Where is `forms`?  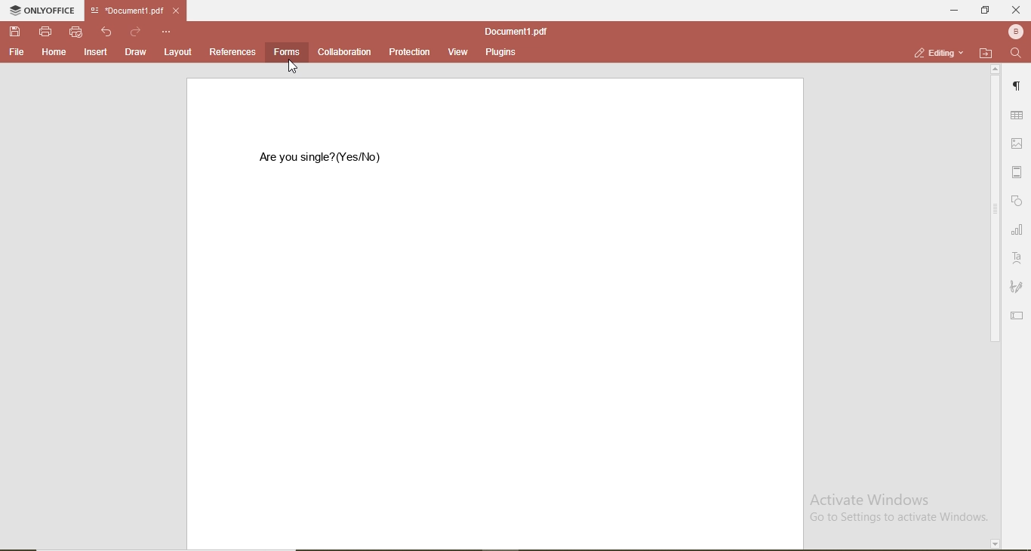
forms is located at coordinates (286, 52).